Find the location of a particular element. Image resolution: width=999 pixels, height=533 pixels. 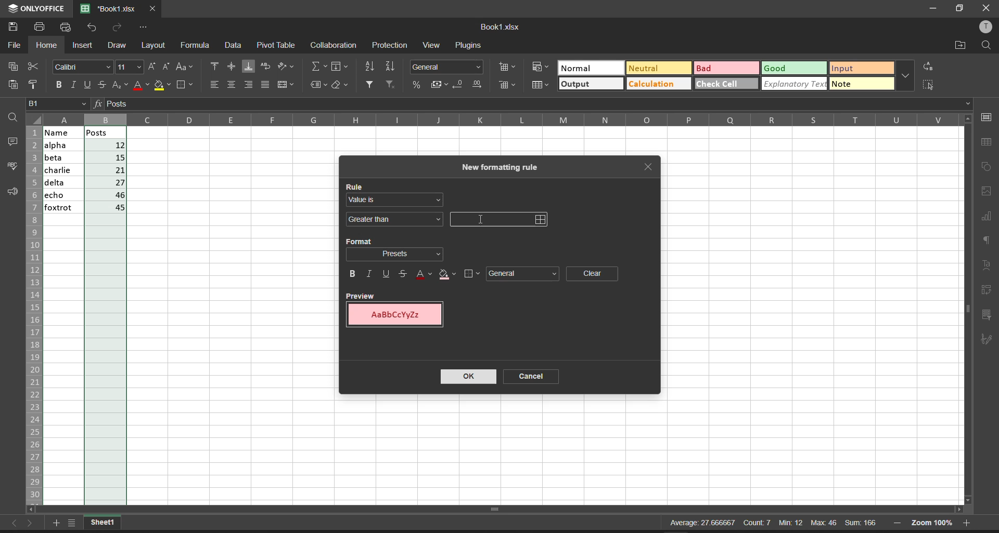

name is located at coordinates (59, 171).